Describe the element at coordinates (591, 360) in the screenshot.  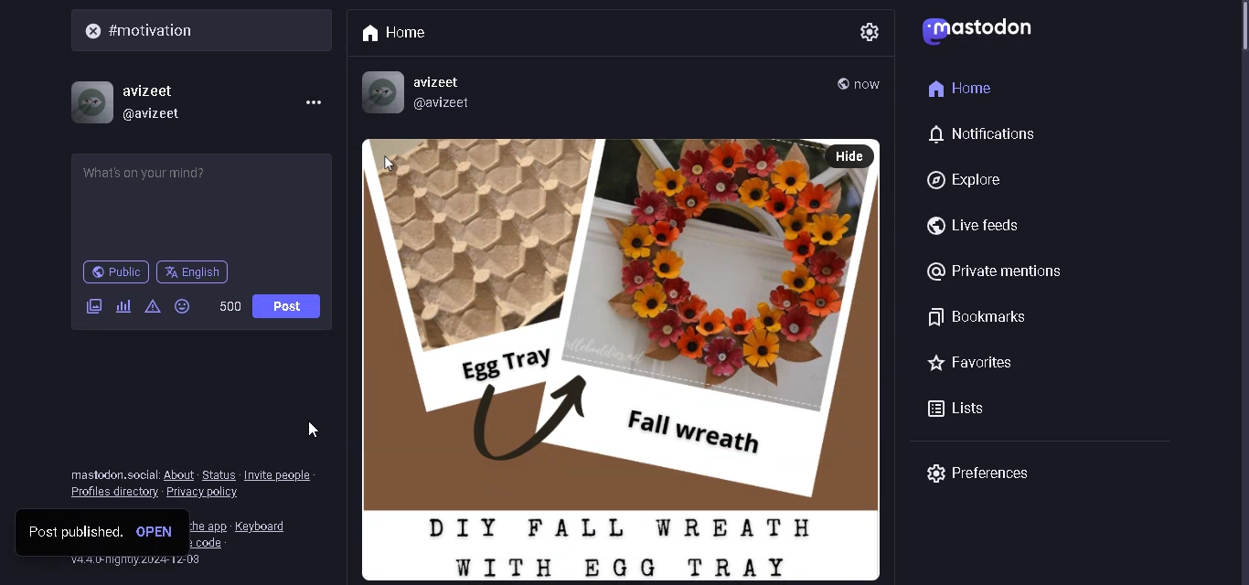
I see `my recent DIY craft picture` at that location.